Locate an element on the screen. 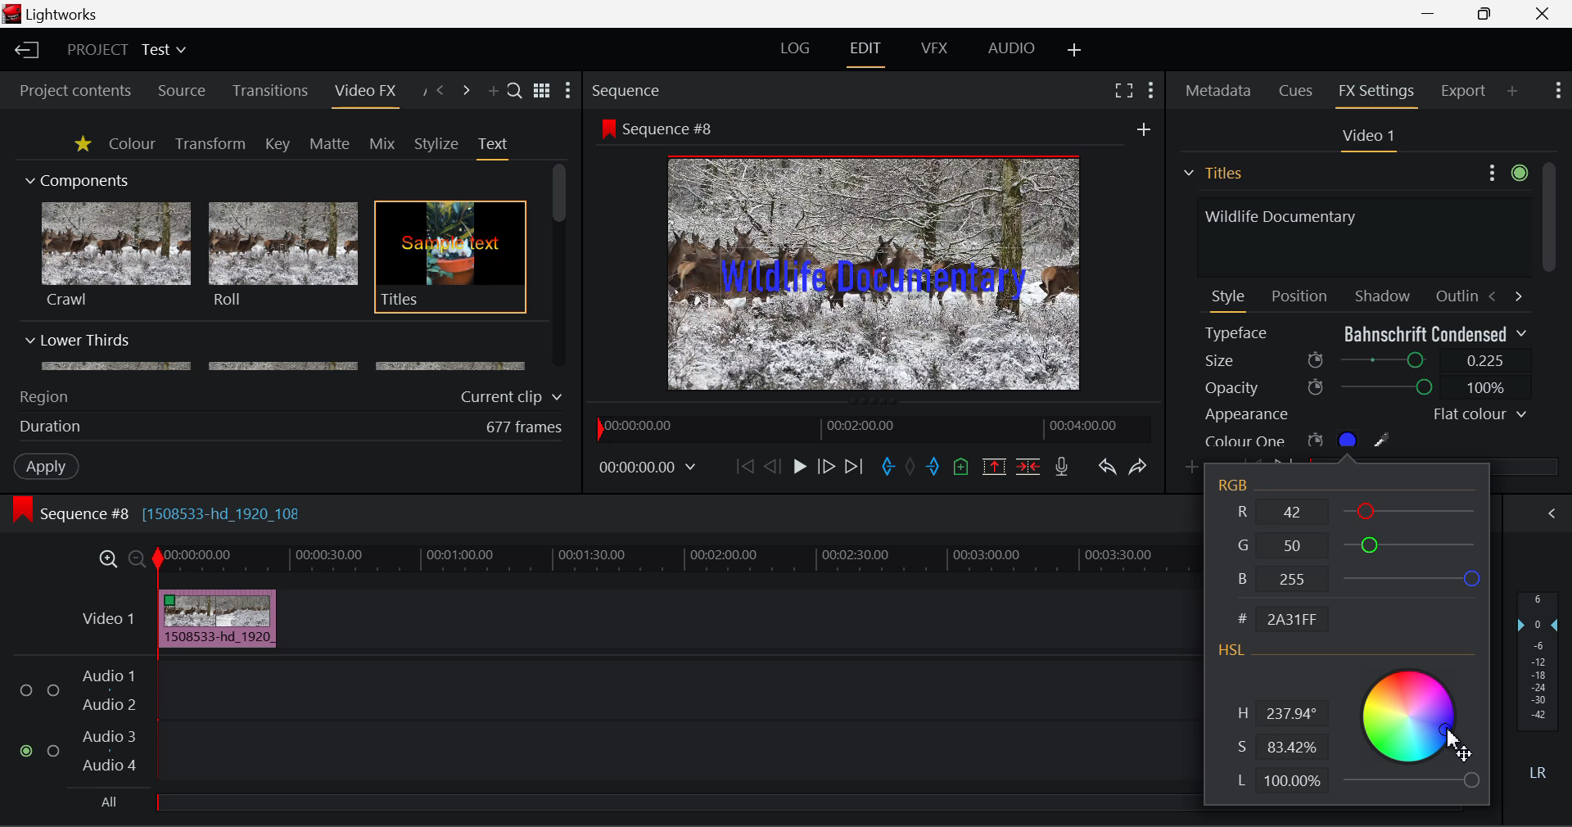 This screenshot has width=1572, height=827. Remove Marked Section is located at coordinates (994, 467).